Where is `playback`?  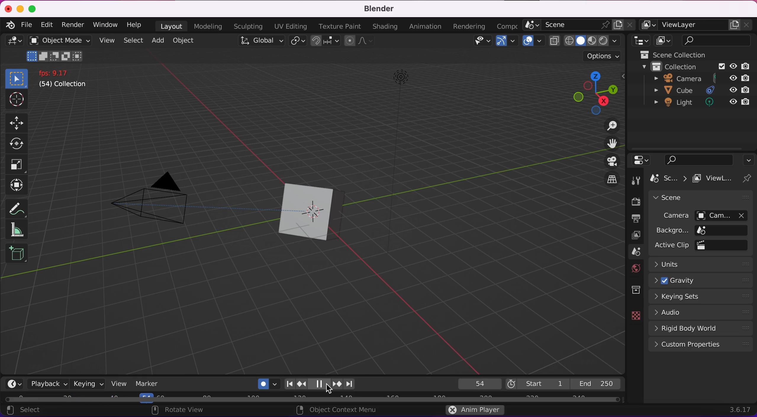
playback is located at coordinates (49, 384).